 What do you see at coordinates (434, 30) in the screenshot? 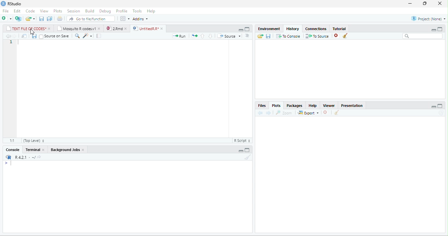
I see `minimize` at bounding box center [434, 30].